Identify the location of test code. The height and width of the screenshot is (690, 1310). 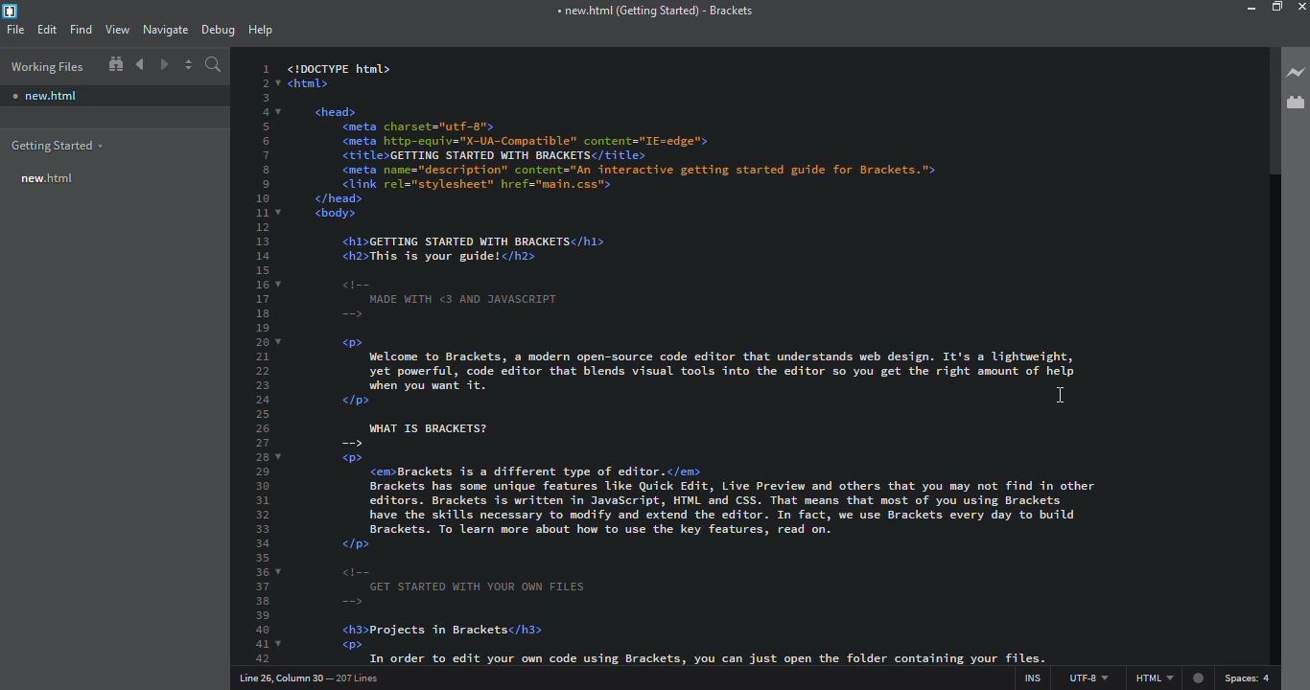
(695, 220).